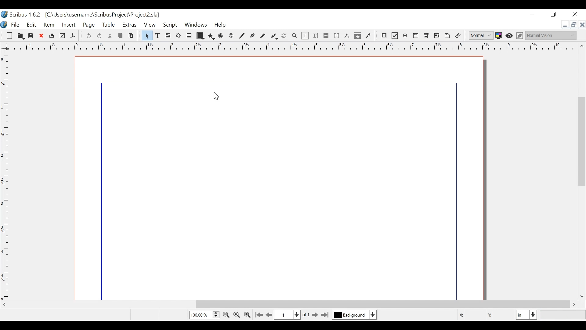  What do you see at coordinates (532, 13) in the screenshot?
I see `minimize` at bounding box center [532, 13].